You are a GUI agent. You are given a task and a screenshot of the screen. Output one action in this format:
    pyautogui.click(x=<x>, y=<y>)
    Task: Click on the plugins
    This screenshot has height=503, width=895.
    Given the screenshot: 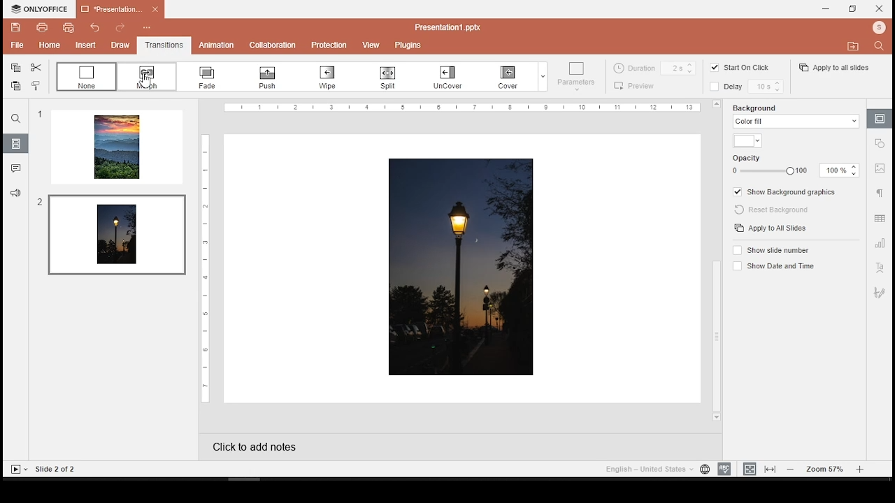 What is the action you would take?
    pyautogui.click(x=407, y=45)
    